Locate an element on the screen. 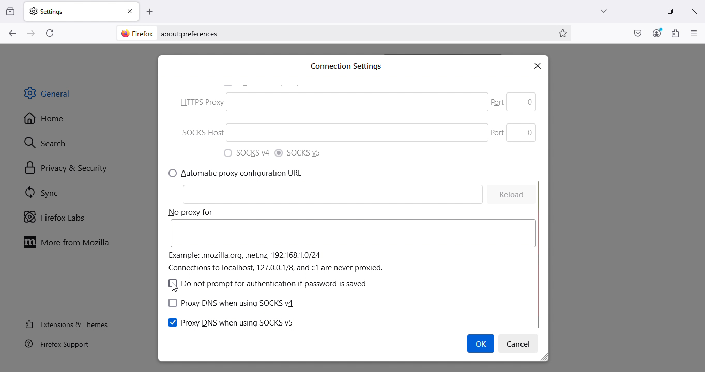 The height and width of the screenshot is (372, 705). List all tabs is located at coordinates (601, 11).